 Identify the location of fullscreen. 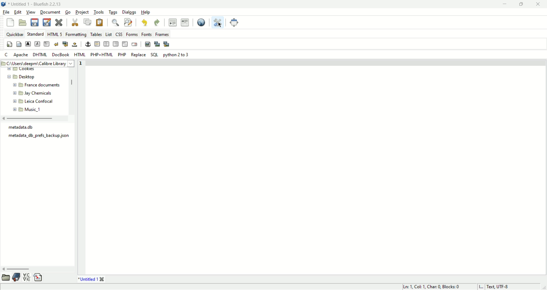
(234, 22).